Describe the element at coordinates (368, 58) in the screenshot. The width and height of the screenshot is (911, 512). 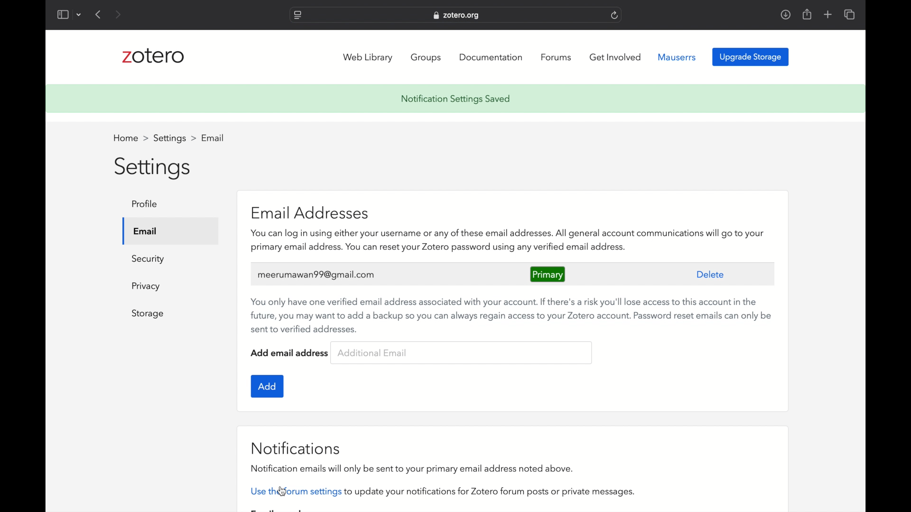
I see `web library` at that location.